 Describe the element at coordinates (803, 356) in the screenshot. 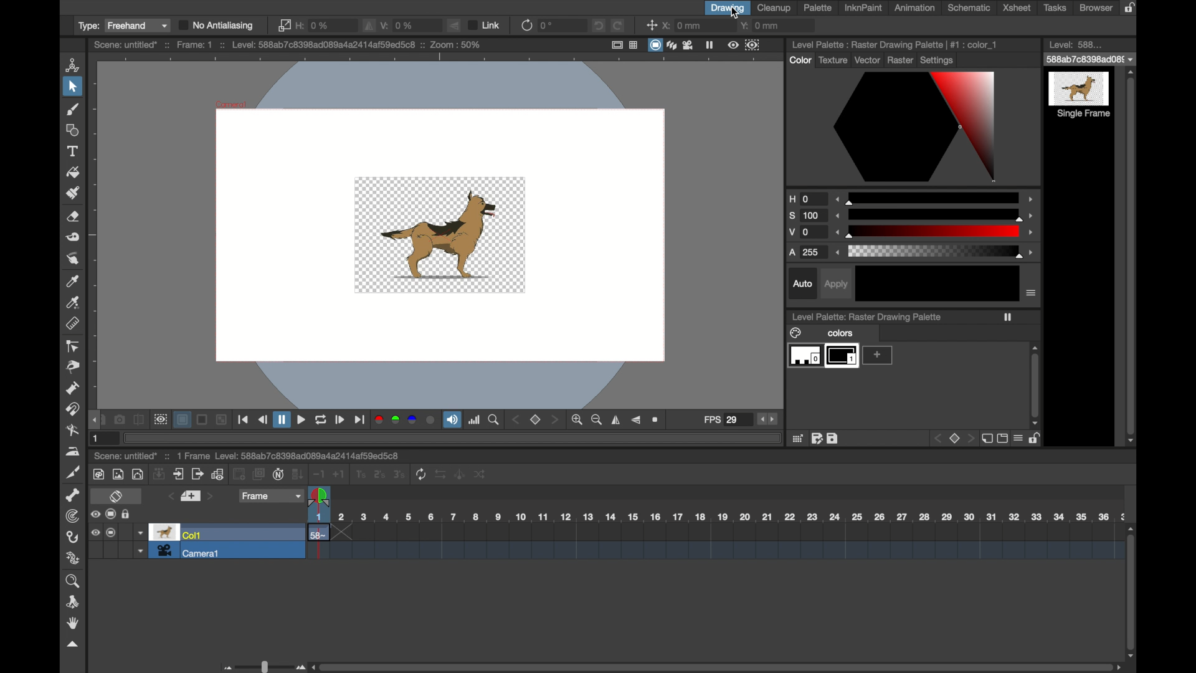

I see `layers preview` at that location.